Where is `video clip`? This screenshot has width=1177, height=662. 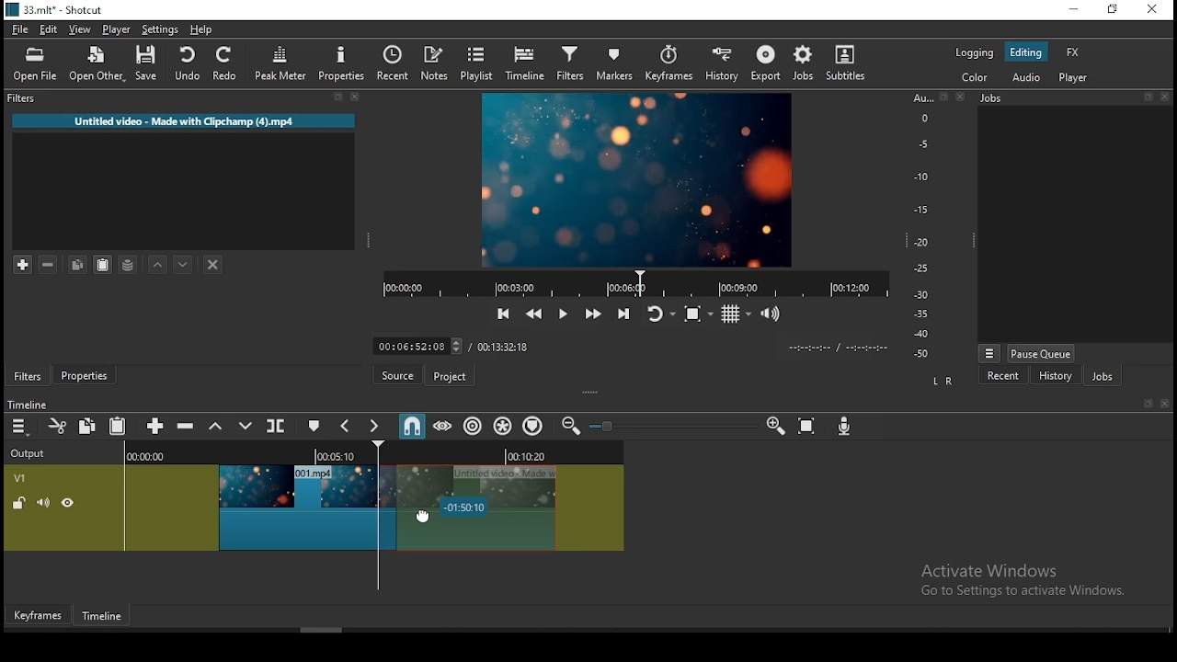 video clip is located at coordinates (309, 508).